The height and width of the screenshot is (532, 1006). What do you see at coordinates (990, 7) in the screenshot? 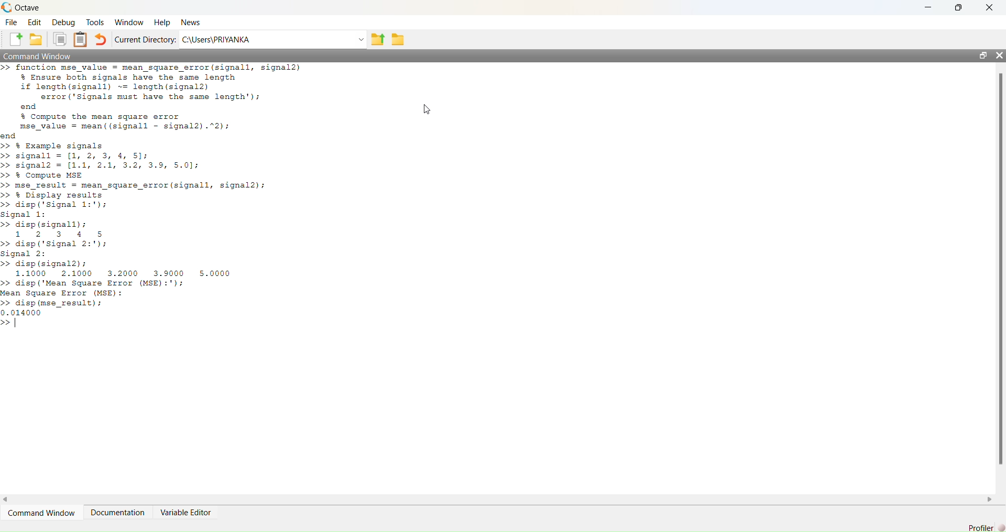
I see `close` at bounding box center [990, 7].